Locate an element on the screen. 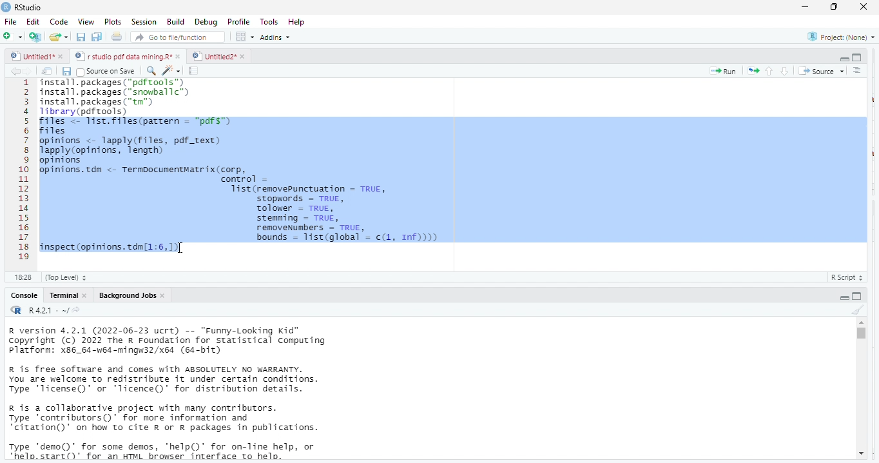 This screenshot has height=463, width=879. addins is located at coordinates (278, 37).